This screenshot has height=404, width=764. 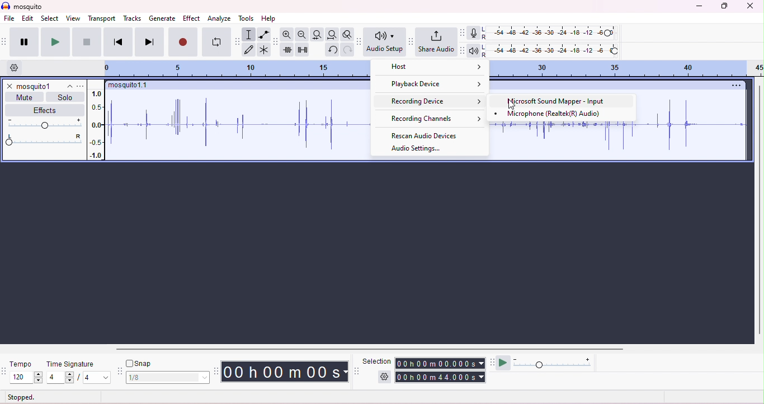 I want to click on playback level, so click(x=550, y=51).